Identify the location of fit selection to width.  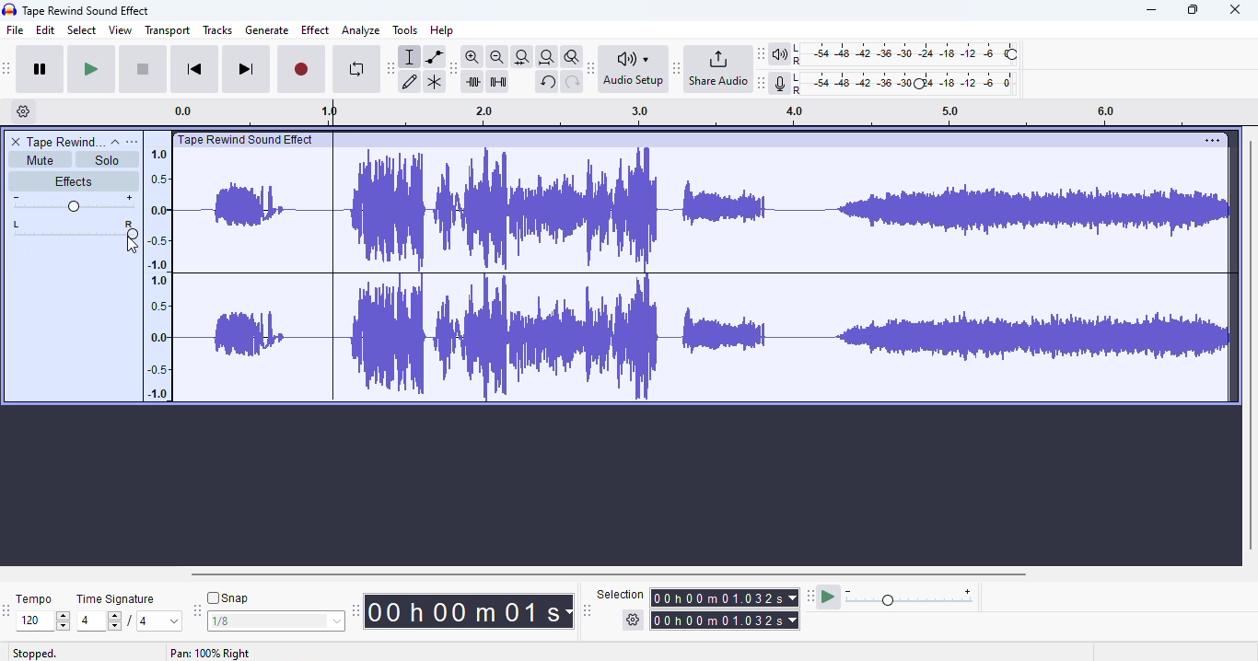
(522, 58).